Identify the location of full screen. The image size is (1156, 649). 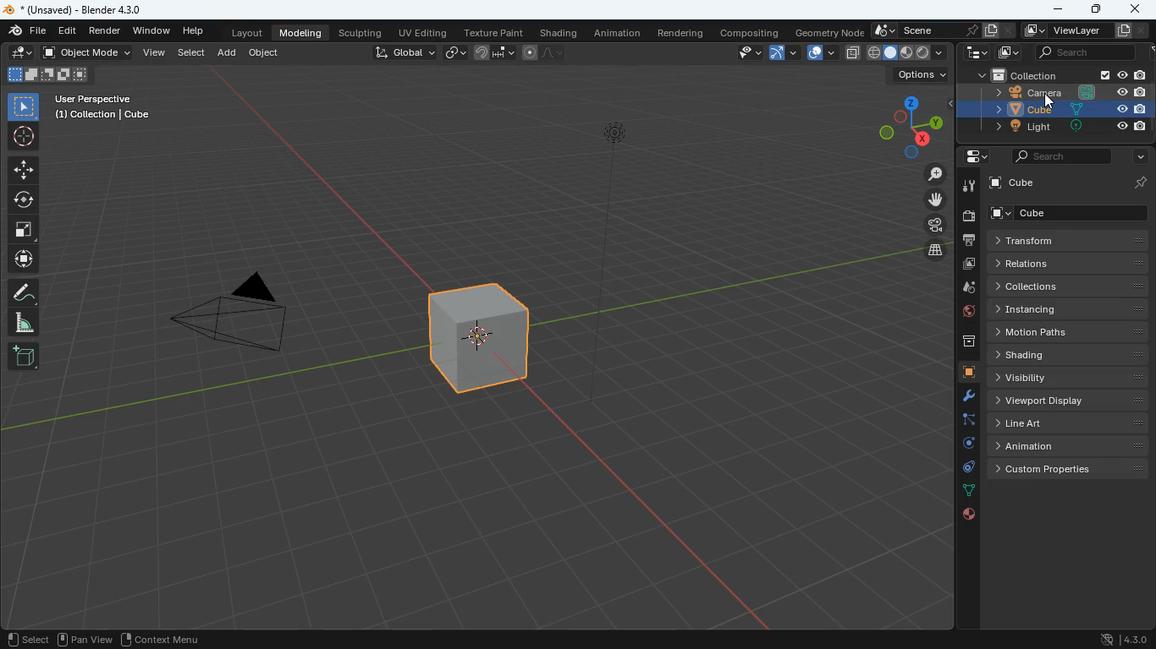
(25, 231).